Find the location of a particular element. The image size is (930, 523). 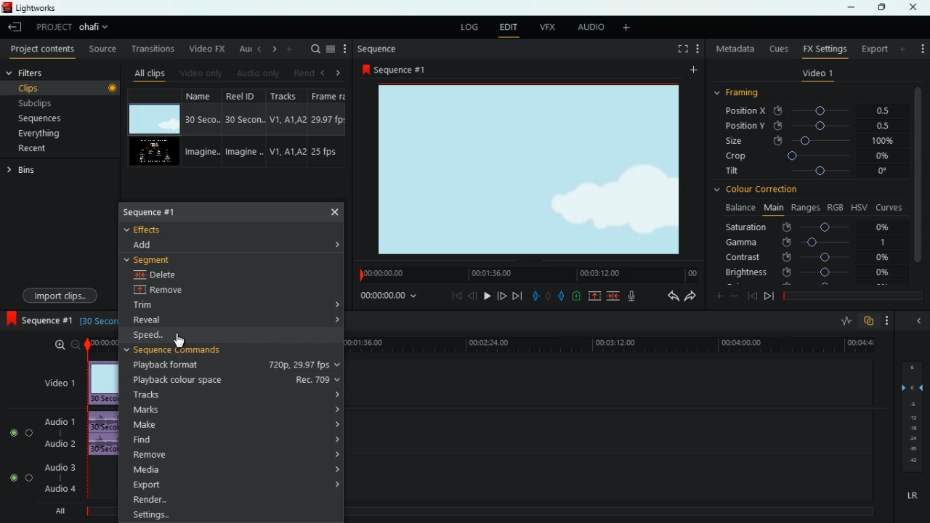

position y is located at coordinates (810, 126).